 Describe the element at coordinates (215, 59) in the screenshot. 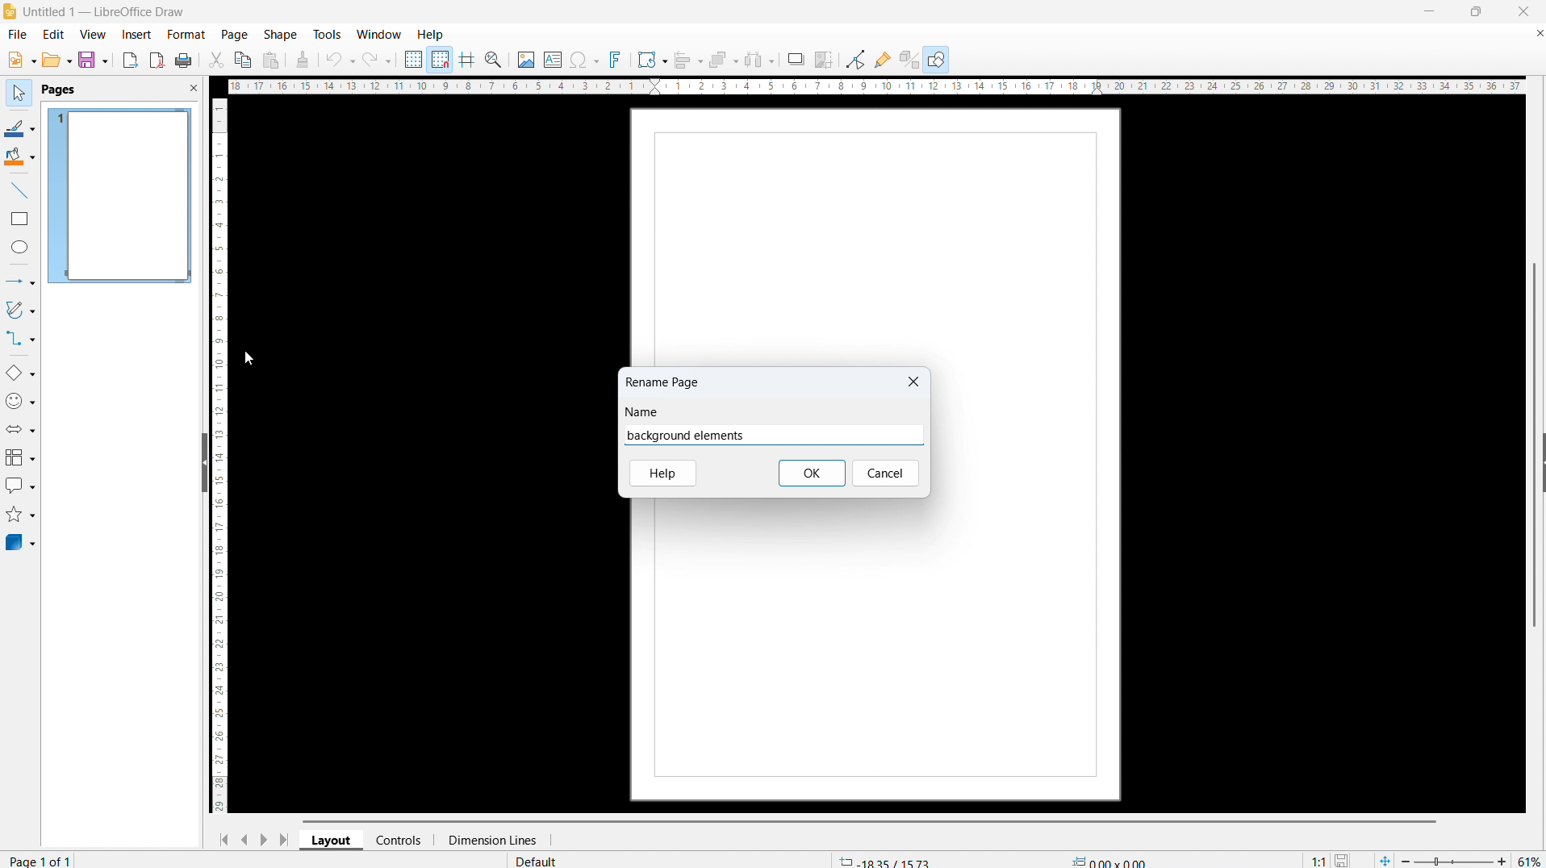

I see `cut` at that location.